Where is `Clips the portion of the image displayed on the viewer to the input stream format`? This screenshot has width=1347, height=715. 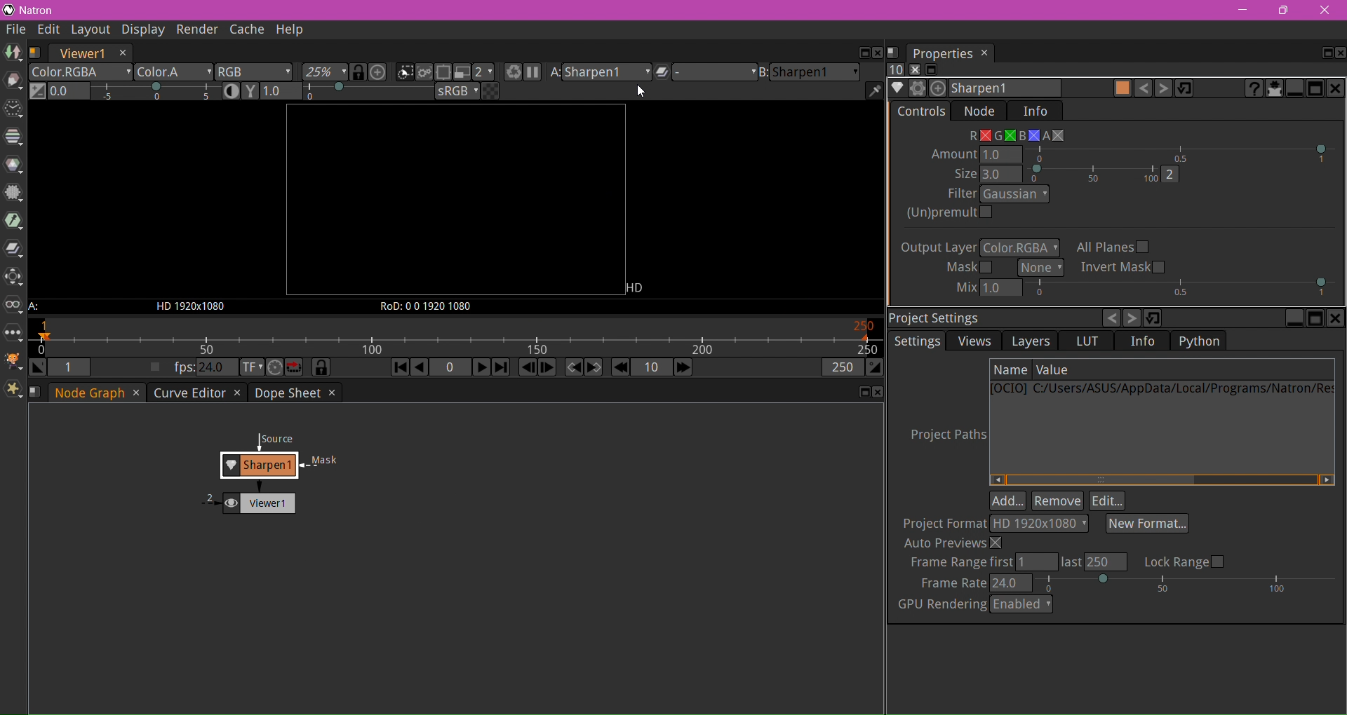 Clips the portion of the image displayed on the viewer to the input stream format is located at coordinates (404, 73).